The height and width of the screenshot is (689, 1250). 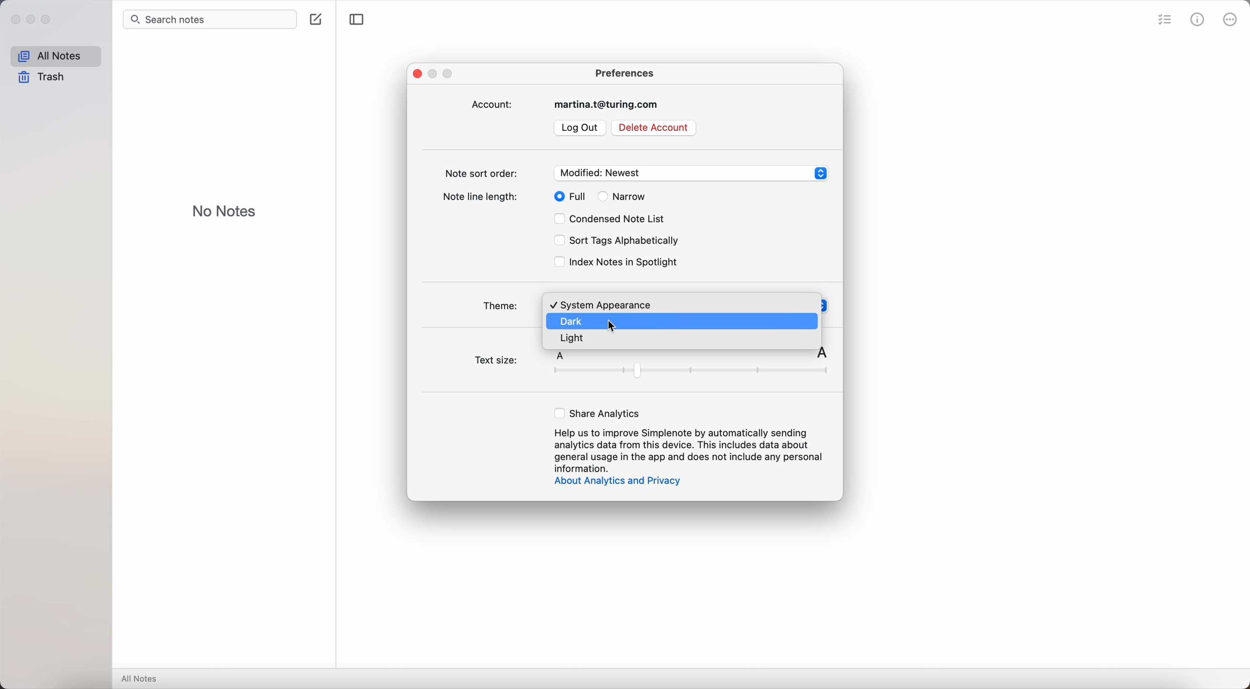 I want to click on system appearance, so click(x=602, y=304).